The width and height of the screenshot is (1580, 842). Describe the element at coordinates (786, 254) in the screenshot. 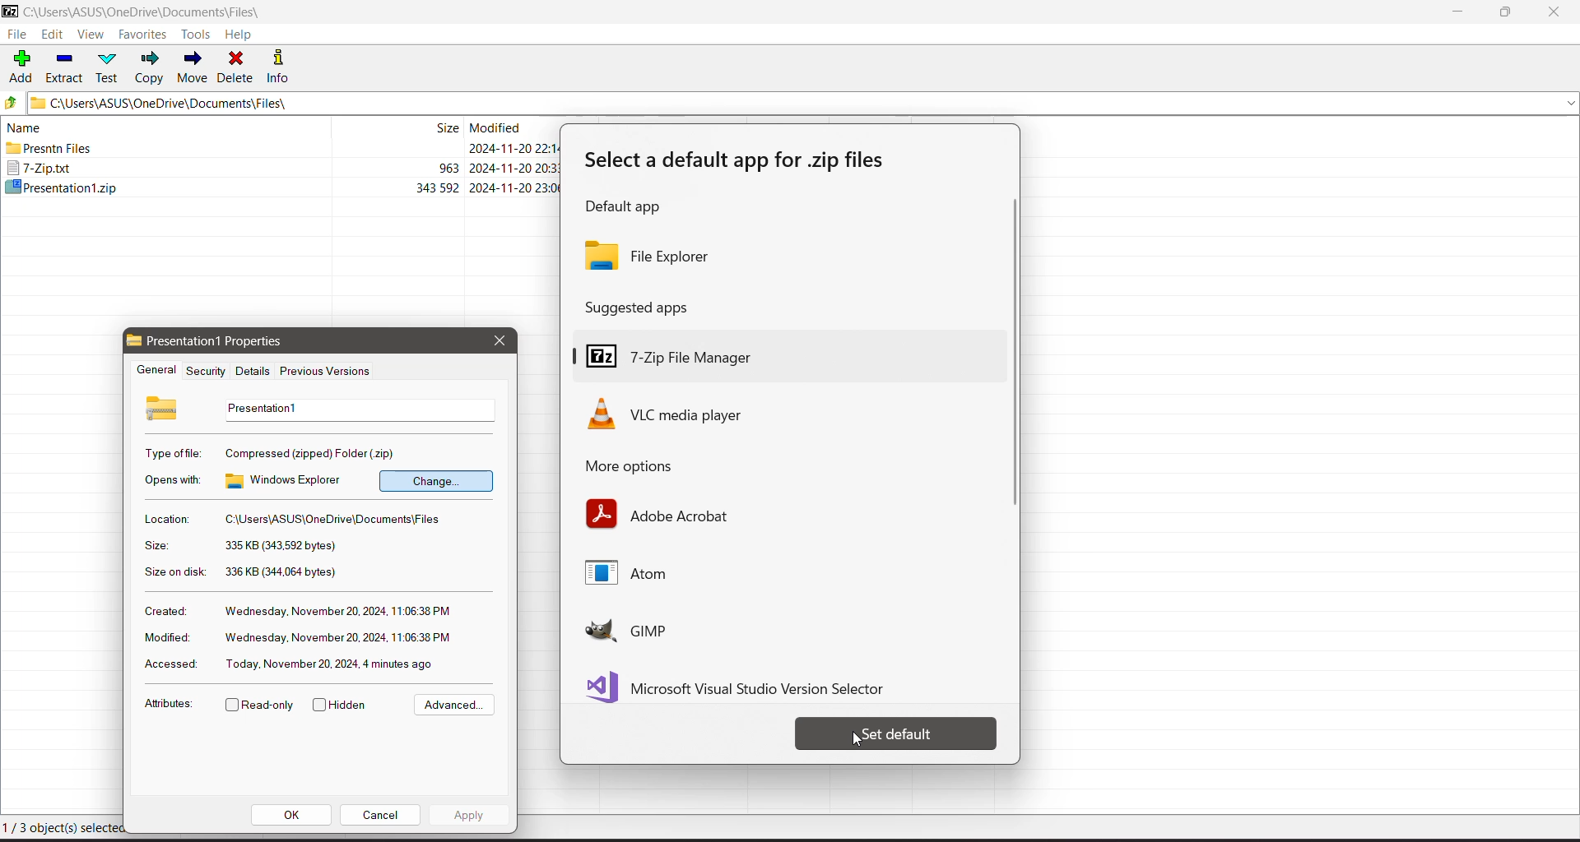

I see `Current default app to open .zip file` at that location.